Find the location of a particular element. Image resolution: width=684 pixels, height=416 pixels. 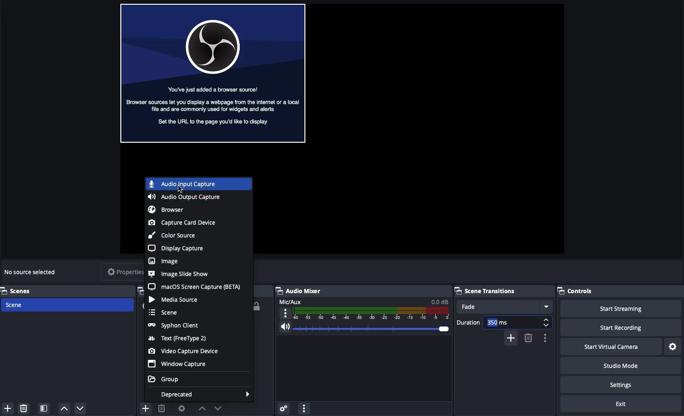

Display capture is located at coordinates (178, 248).